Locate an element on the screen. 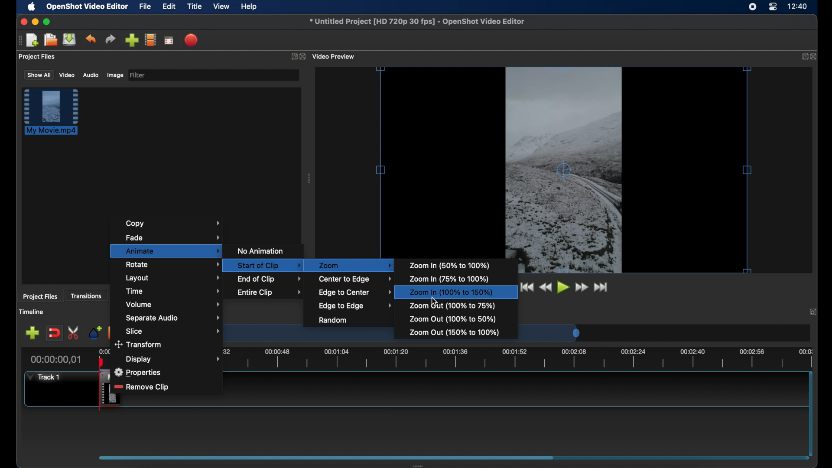 The width and height of the screenshot is (832, 468). time menu is located at coordinates (173, 291).